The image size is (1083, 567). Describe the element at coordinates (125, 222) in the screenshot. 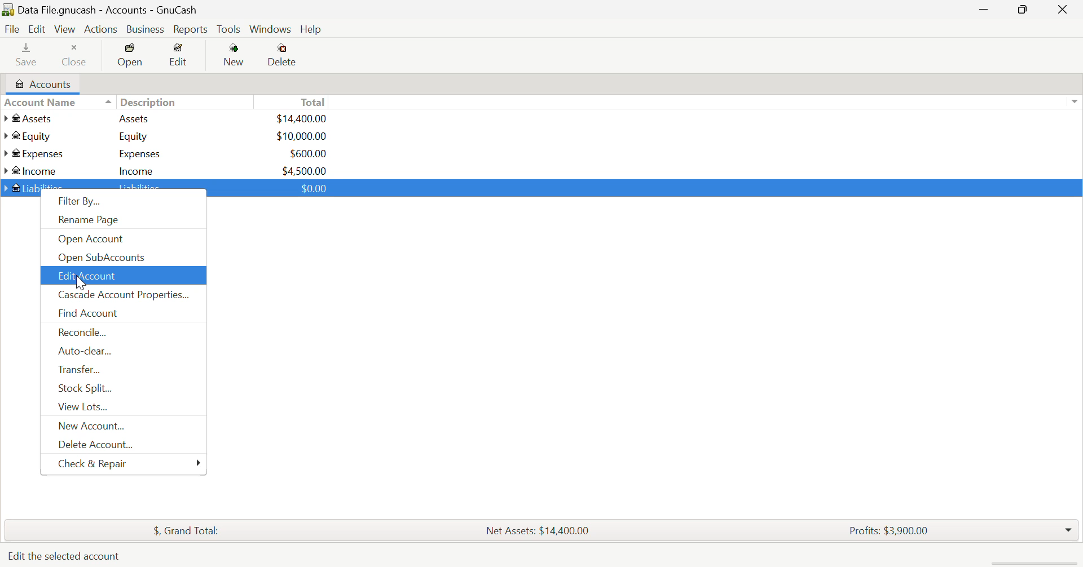

I see `Rename Page` at that location.